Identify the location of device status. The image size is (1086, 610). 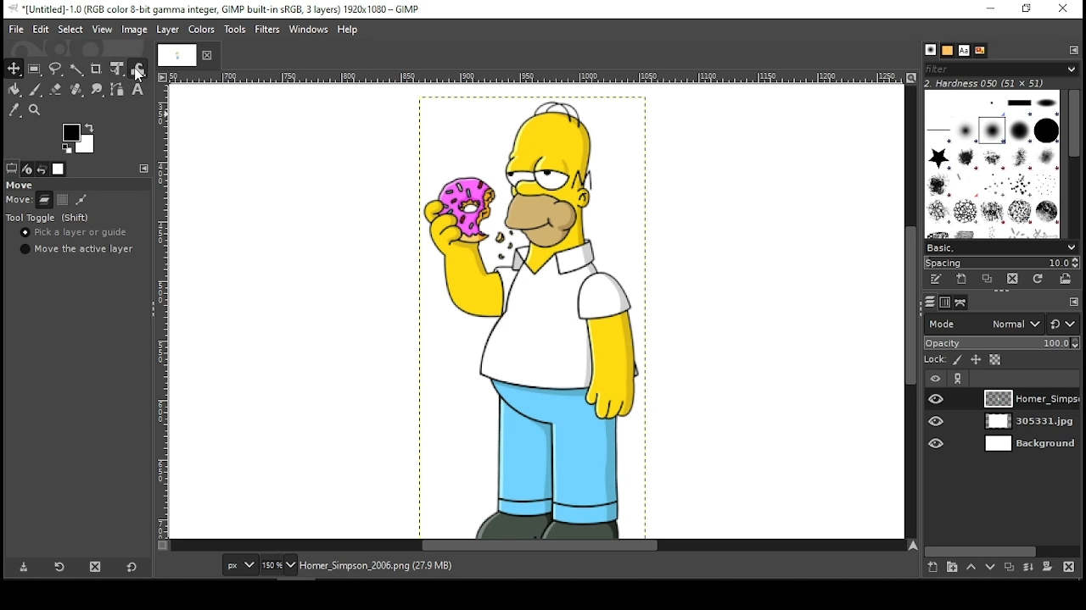
(28, 169).